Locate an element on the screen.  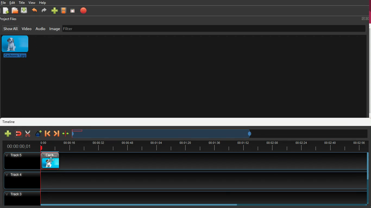
cut is located at coordinates (28, 134).